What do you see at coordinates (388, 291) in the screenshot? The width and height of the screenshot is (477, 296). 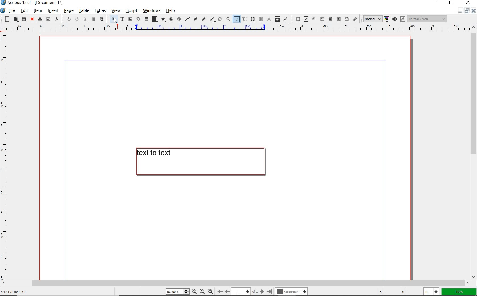 I see `X: -` at bounding box center [388, 291].